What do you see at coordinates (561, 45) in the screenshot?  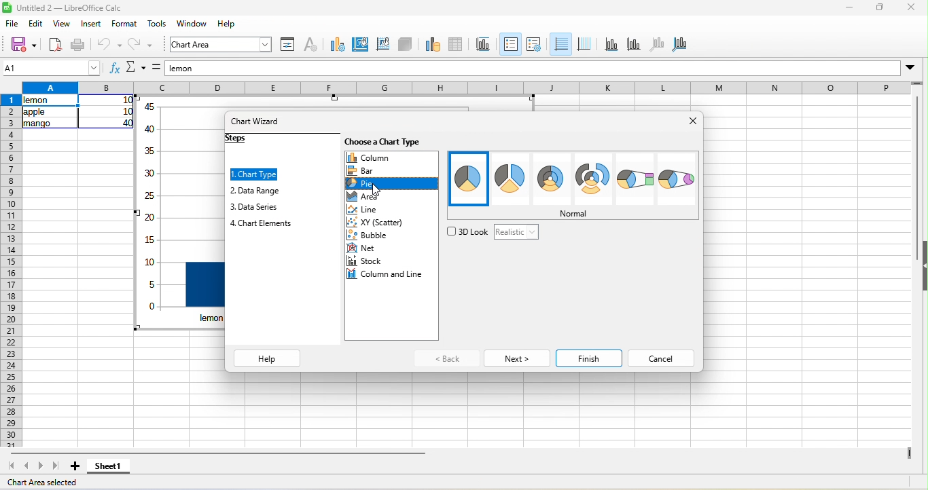 I see `horizontal grid` at bounding box center [561, 45].